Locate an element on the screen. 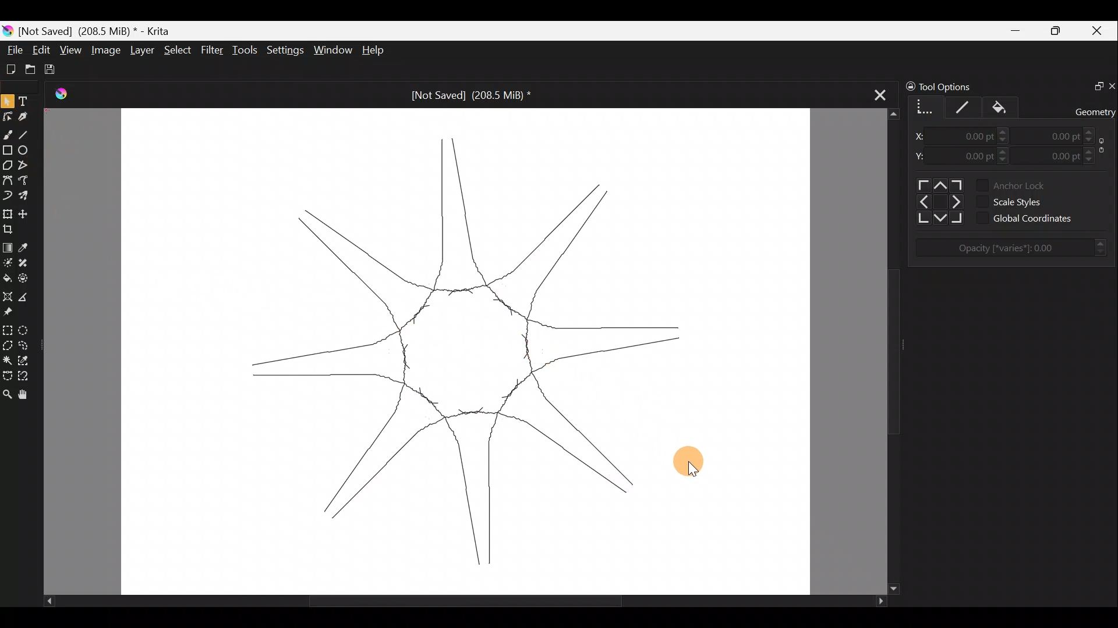 The width and height of the screenshot is (1118, 628). 0.00pt is located at coordinates (972, 156).